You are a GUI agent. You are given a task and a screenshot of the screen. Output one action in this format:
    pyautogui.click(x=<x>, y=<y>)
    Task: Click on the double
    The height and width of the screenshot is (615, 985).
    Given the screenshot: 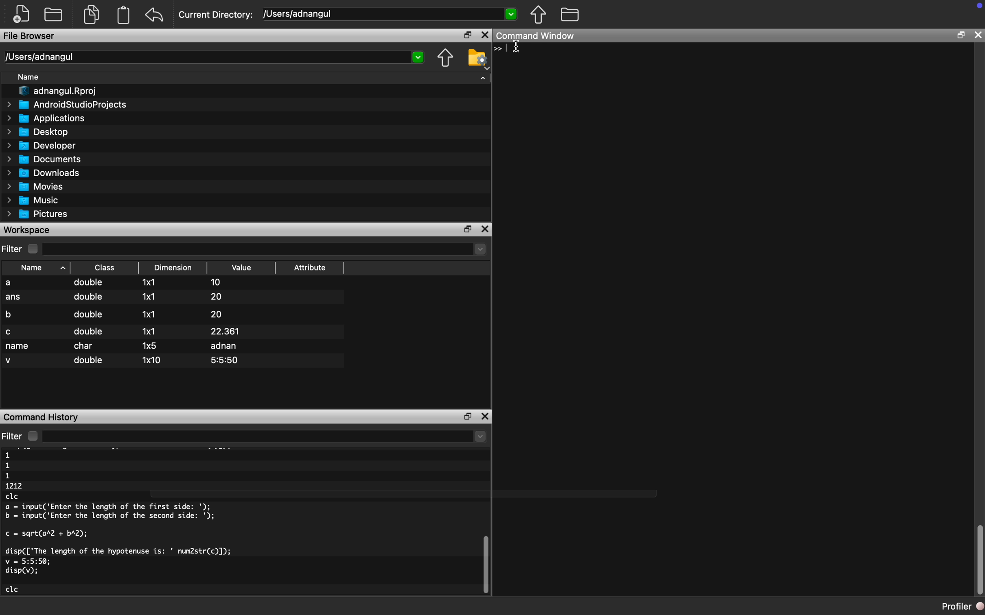 What is the action you would take?
    pyautogui.click(x=90, y=297)
    